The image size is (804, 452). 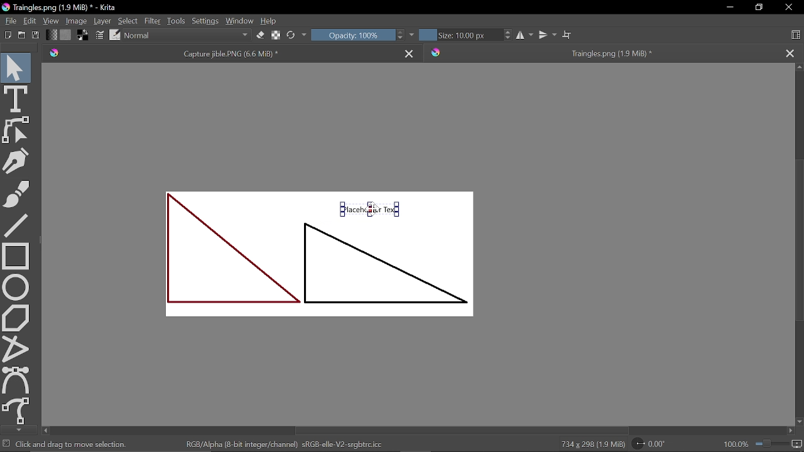 I want to click on Close, so click(x=788, y=8).